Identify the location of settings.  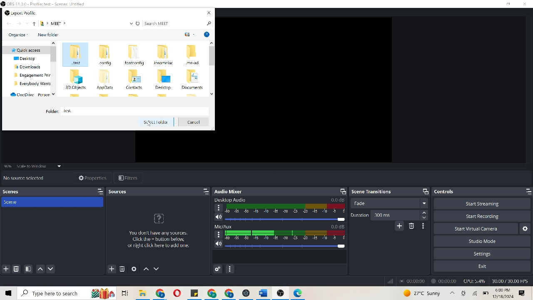
(486, 254).